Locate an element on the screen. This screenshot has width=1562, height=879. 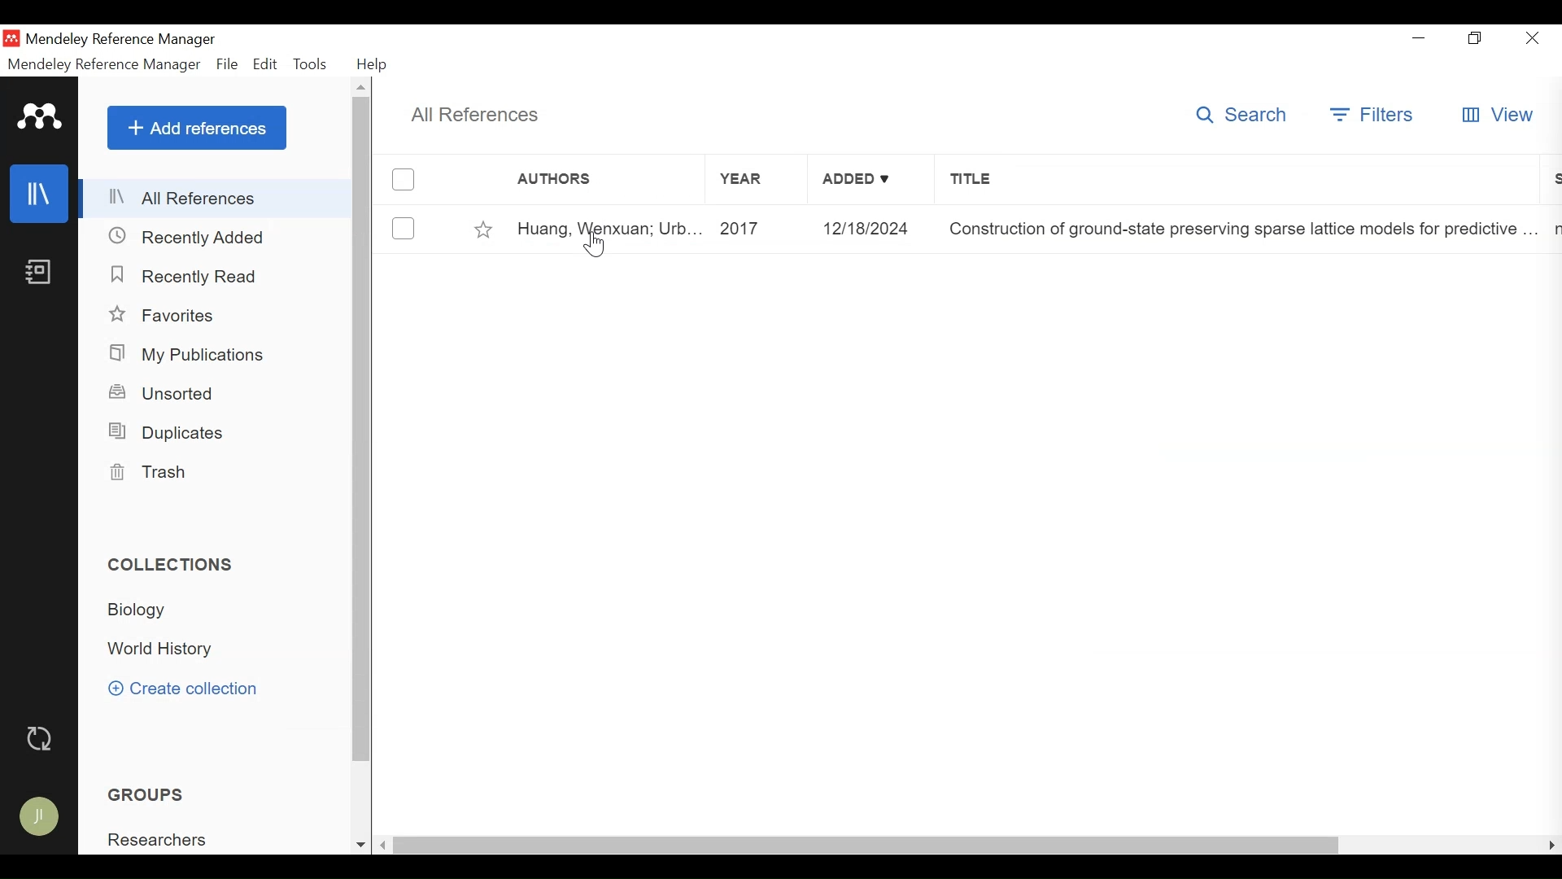
Huang, Wenxuan; Urb... is located at coordinates (608, 229).